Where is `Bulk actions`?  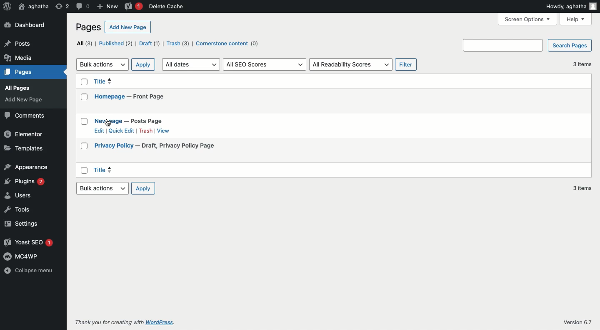 Bulk actions is located at coordinates (101, 188).